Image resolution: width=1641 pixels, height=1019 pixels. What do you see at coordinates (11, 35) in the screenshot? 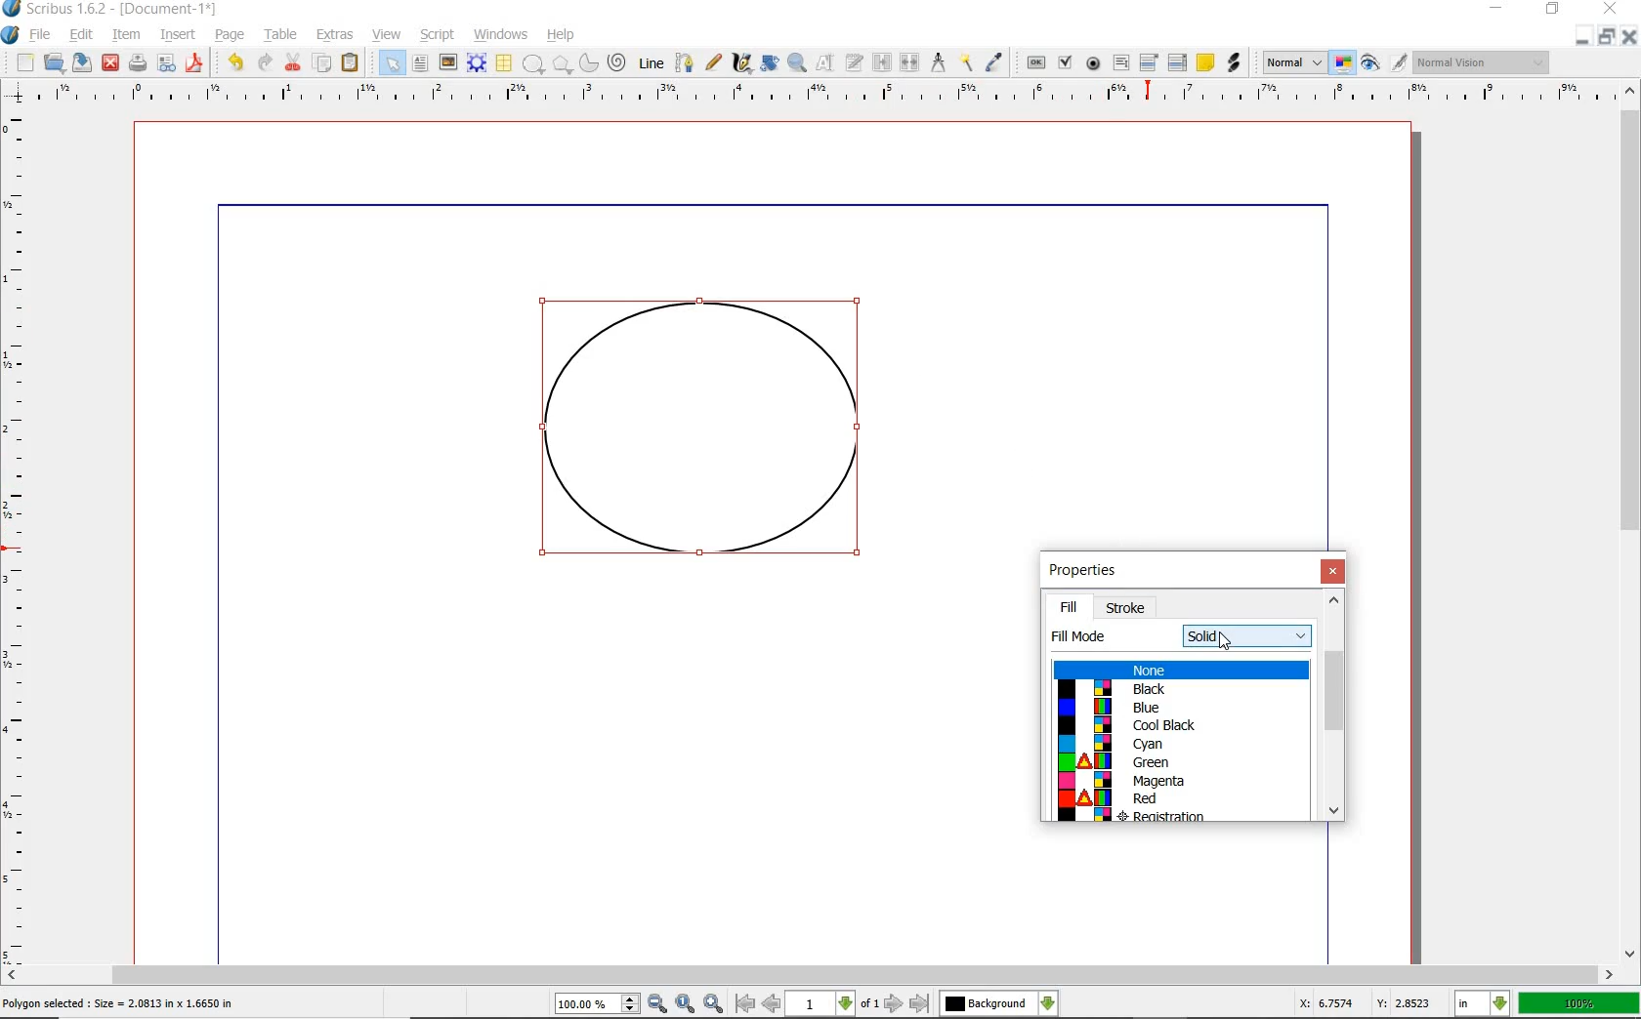
I see `SYSTEM LOGO` at bounding box center [11, 35].